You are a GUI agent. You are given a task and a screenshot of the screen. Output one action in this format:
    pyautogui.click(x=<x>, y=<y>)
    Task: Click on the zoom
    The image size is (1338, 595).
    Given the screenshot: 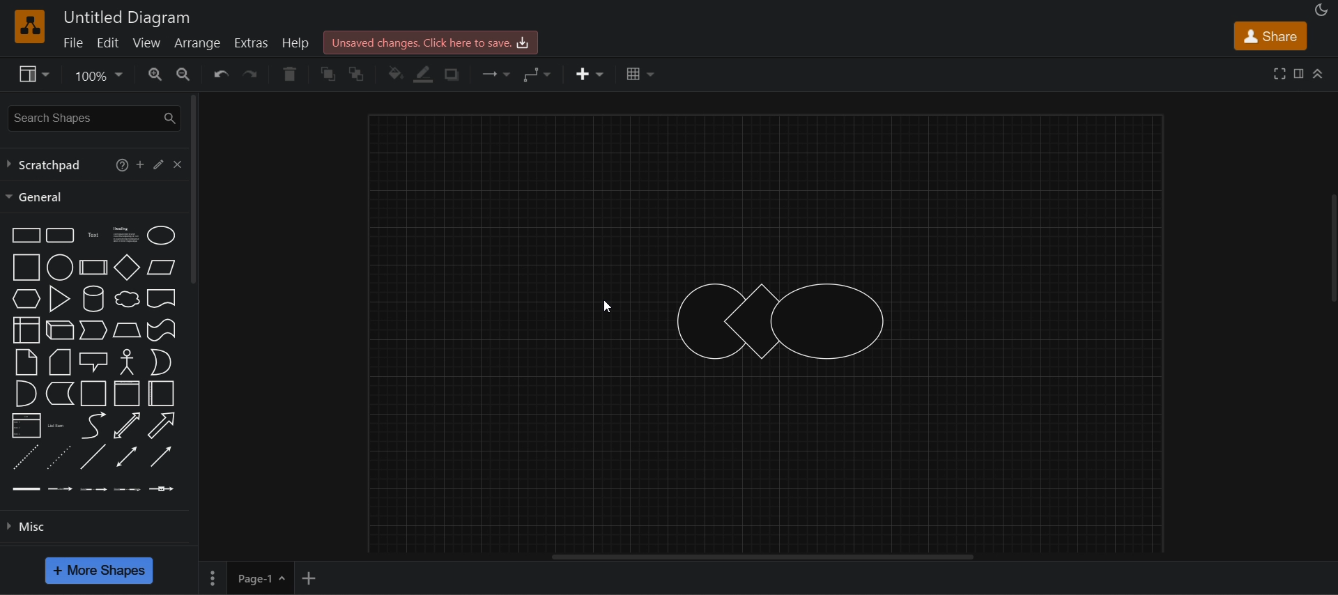 What is the action you would take?
    pyautogui.click(x=98, y=77)
    